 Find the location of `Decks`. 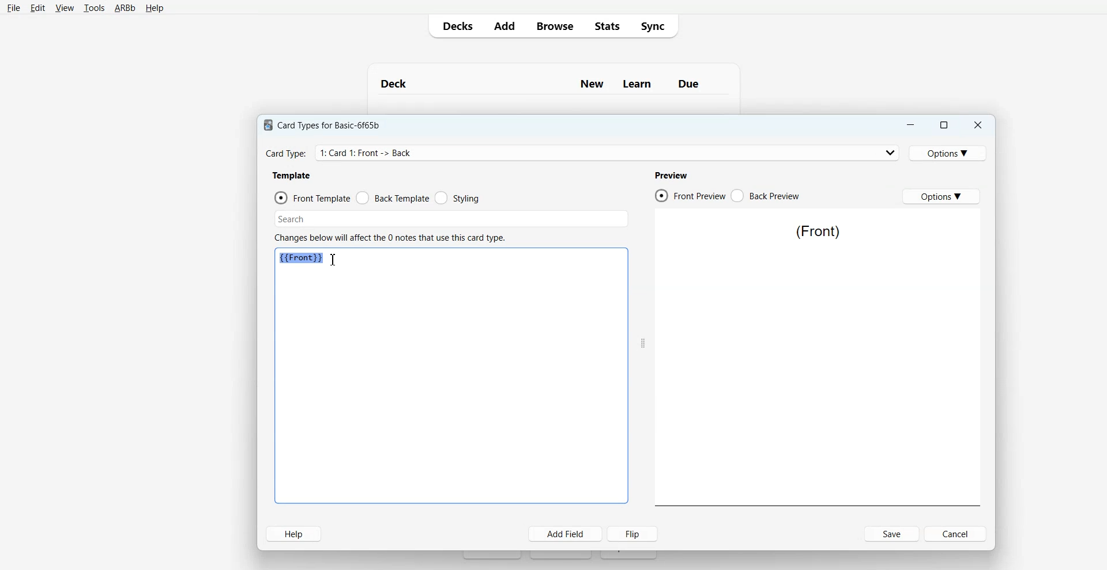

Decks is located at coordinates (455, 26).